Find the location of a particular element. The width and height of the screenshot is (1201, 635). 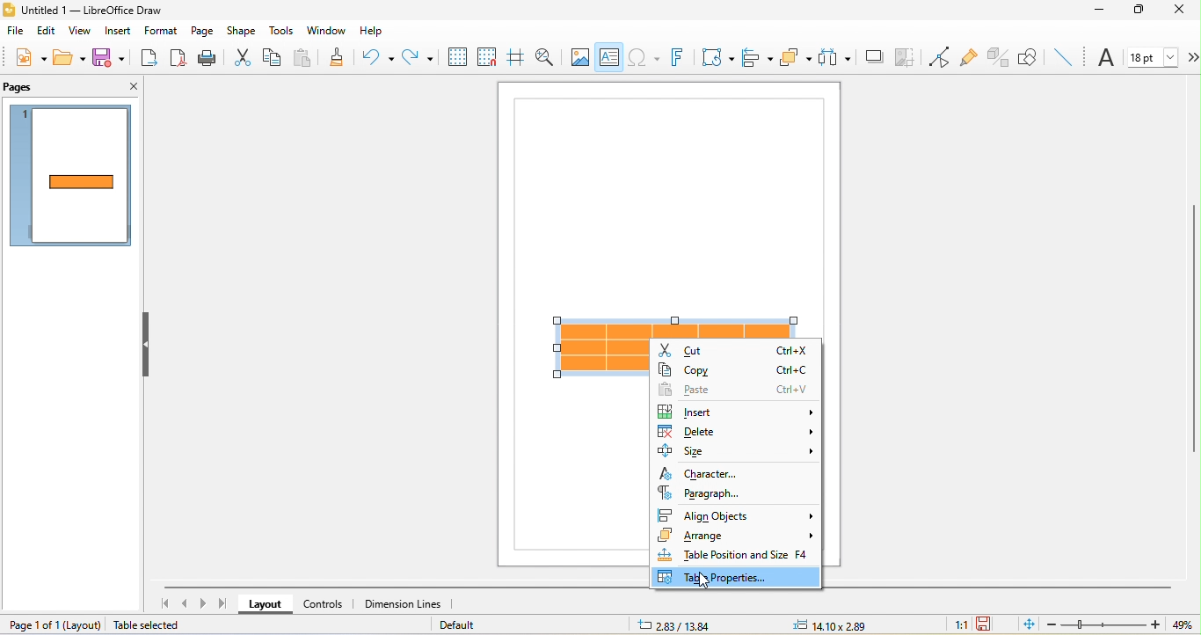

toggle point edit mode is located at coordinates (941, 57).